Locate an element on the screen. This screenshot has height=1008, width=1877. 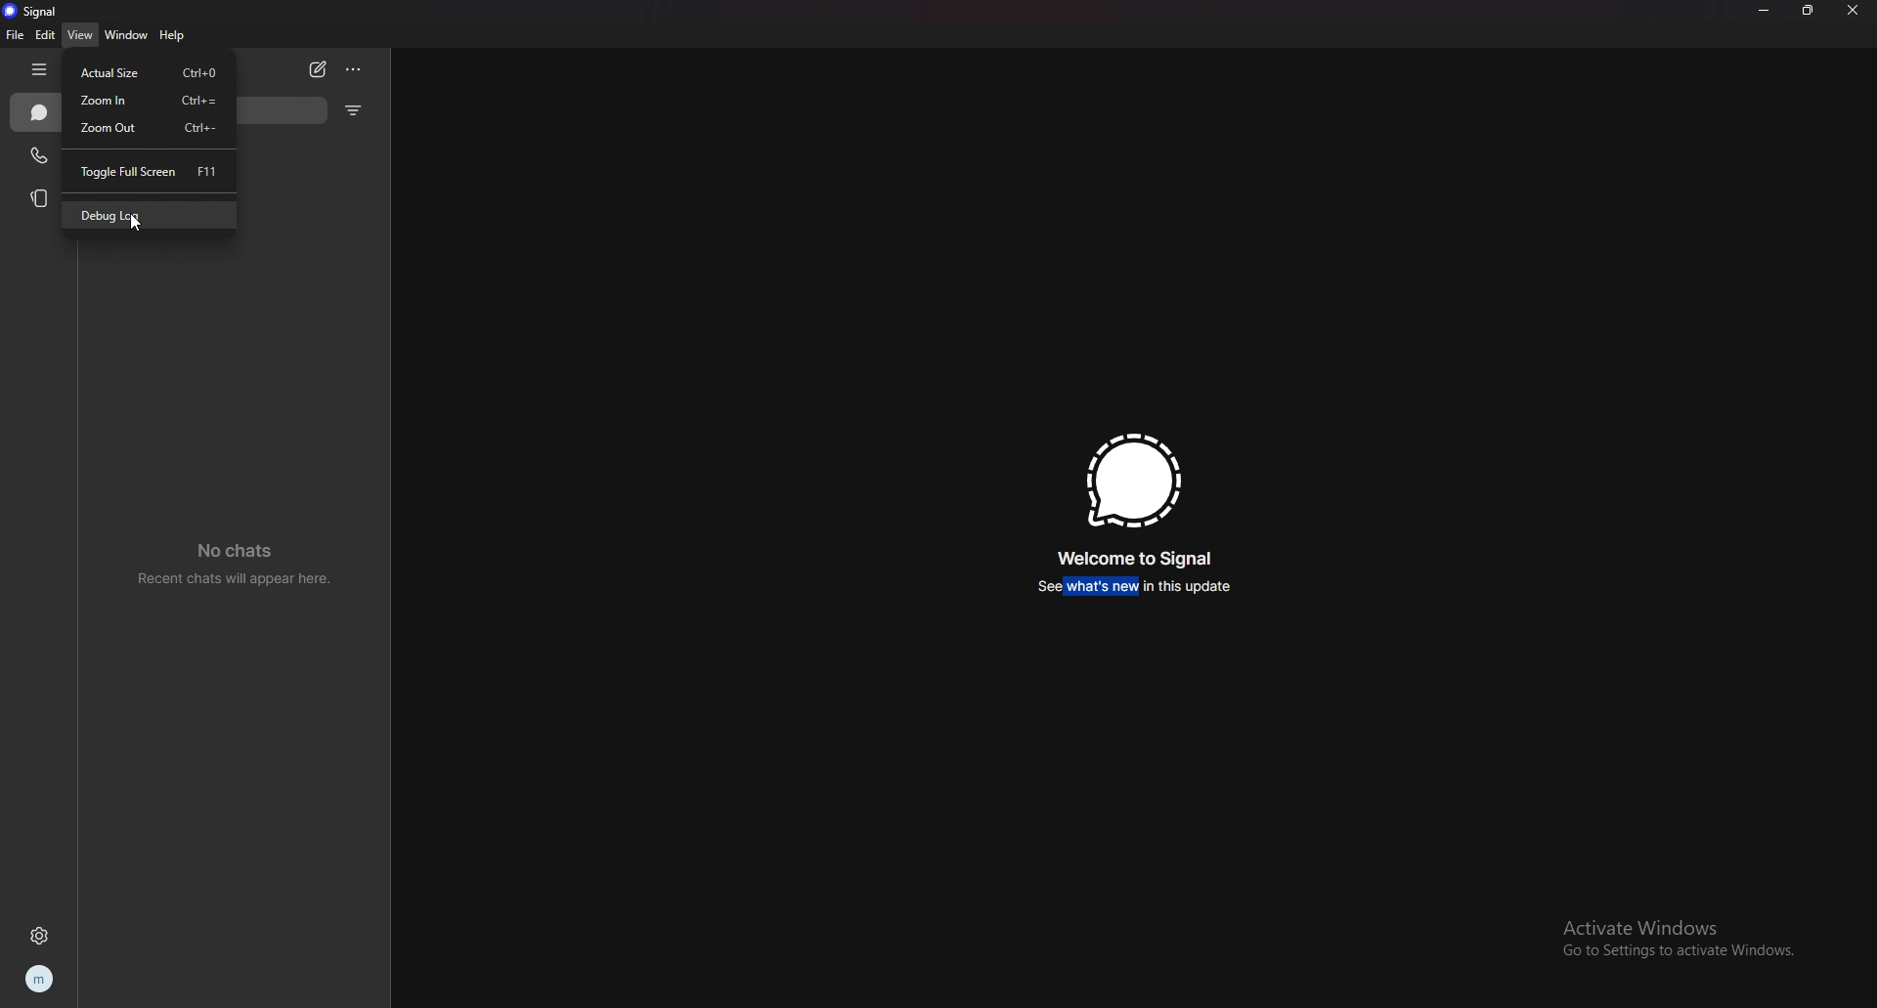
actual size is located at coordinates (160, 71).